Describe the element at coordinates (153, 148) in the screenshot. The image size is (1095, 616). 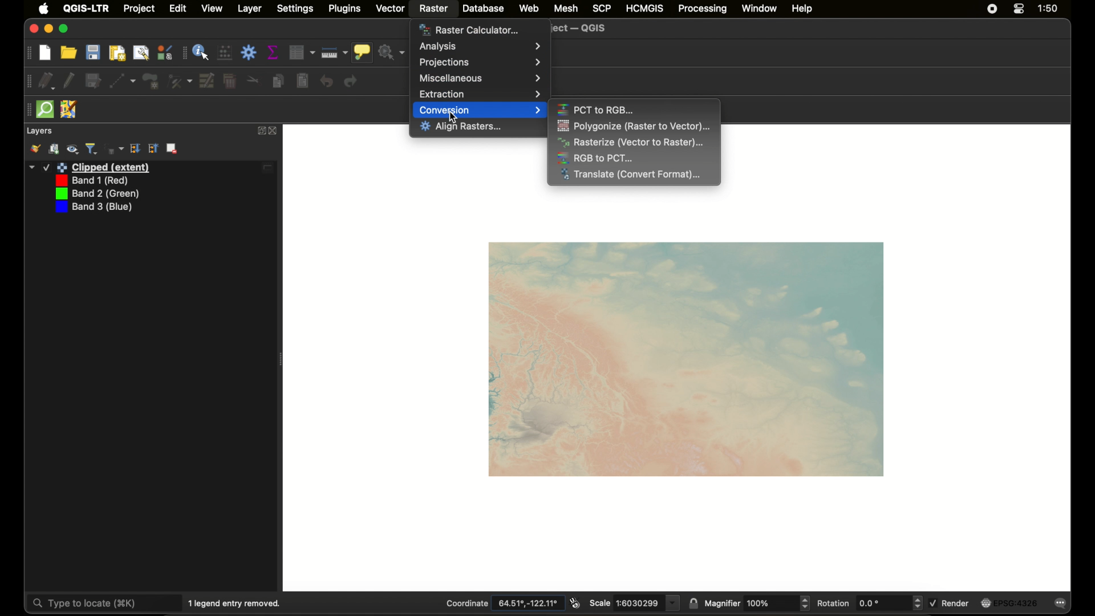
I see `expand all` at that location.